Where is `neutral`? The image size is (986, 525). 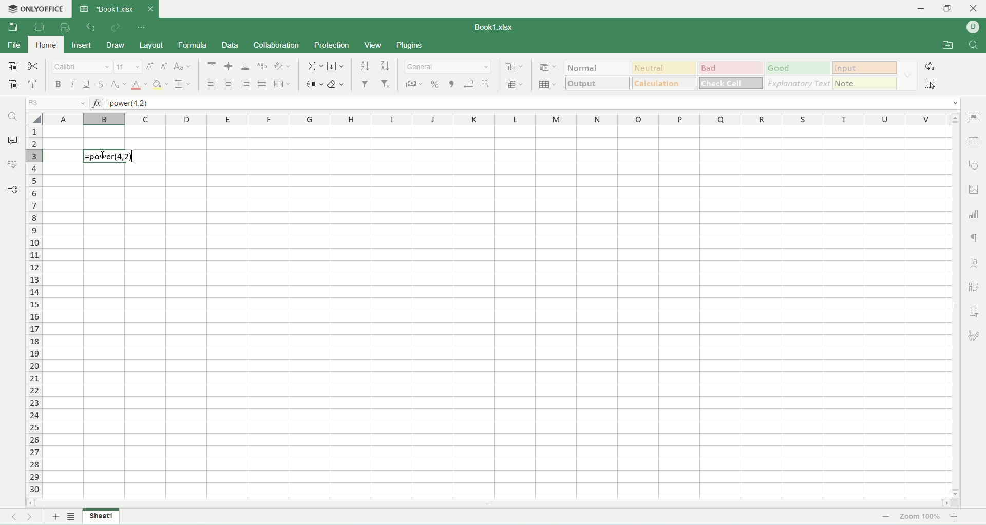
neutral is located at coordinates (667, 68).